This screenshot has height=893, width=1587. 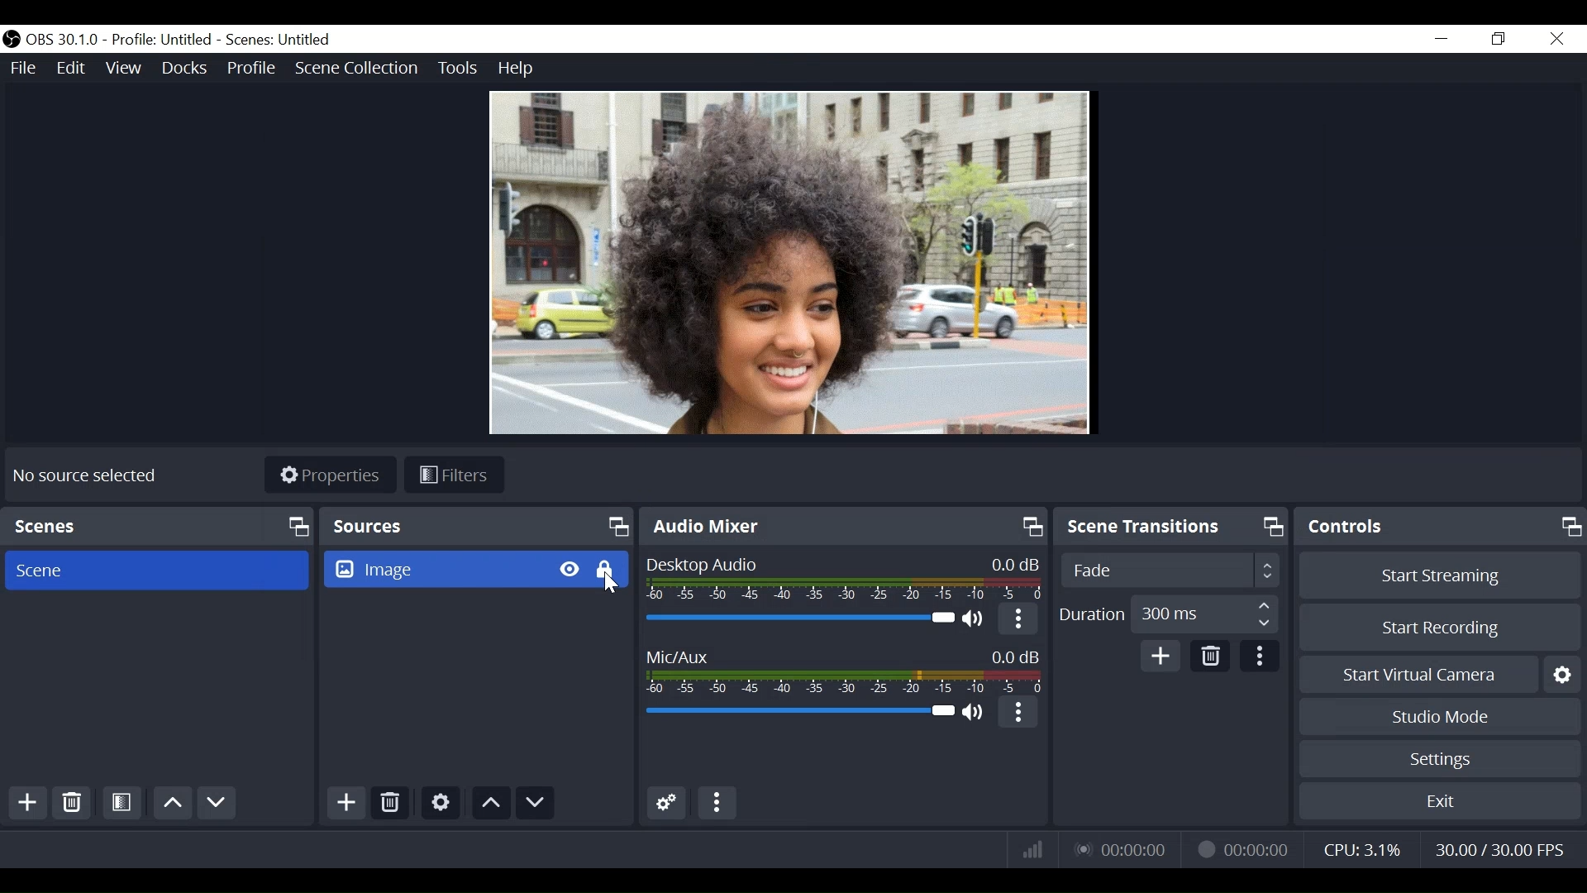 I want to click on Sources, so click(x=475, y=526).